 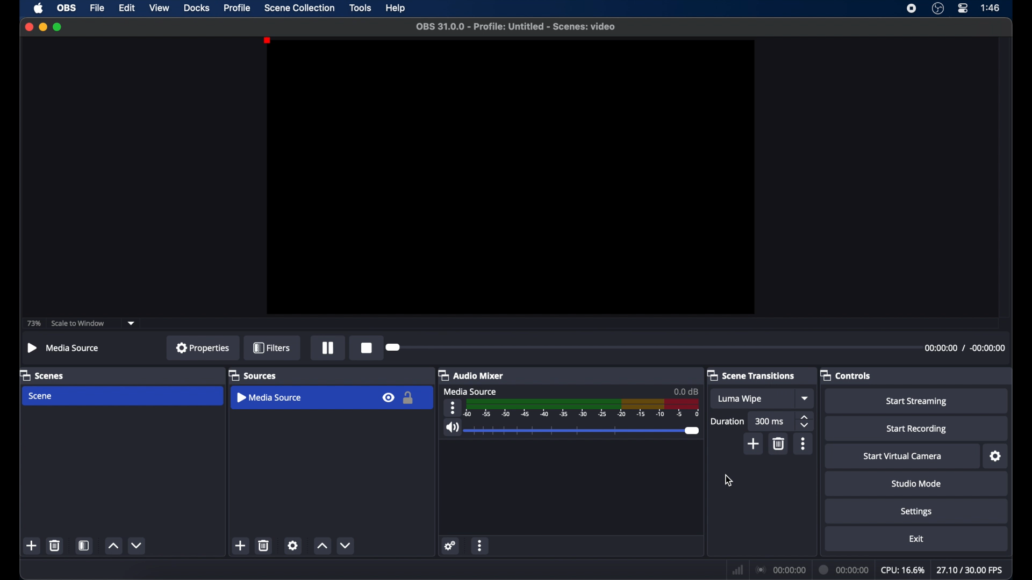 What do you see at coordinates (917, 539) in the screenshot?
I see `exit` at bounding box center [917, 539].